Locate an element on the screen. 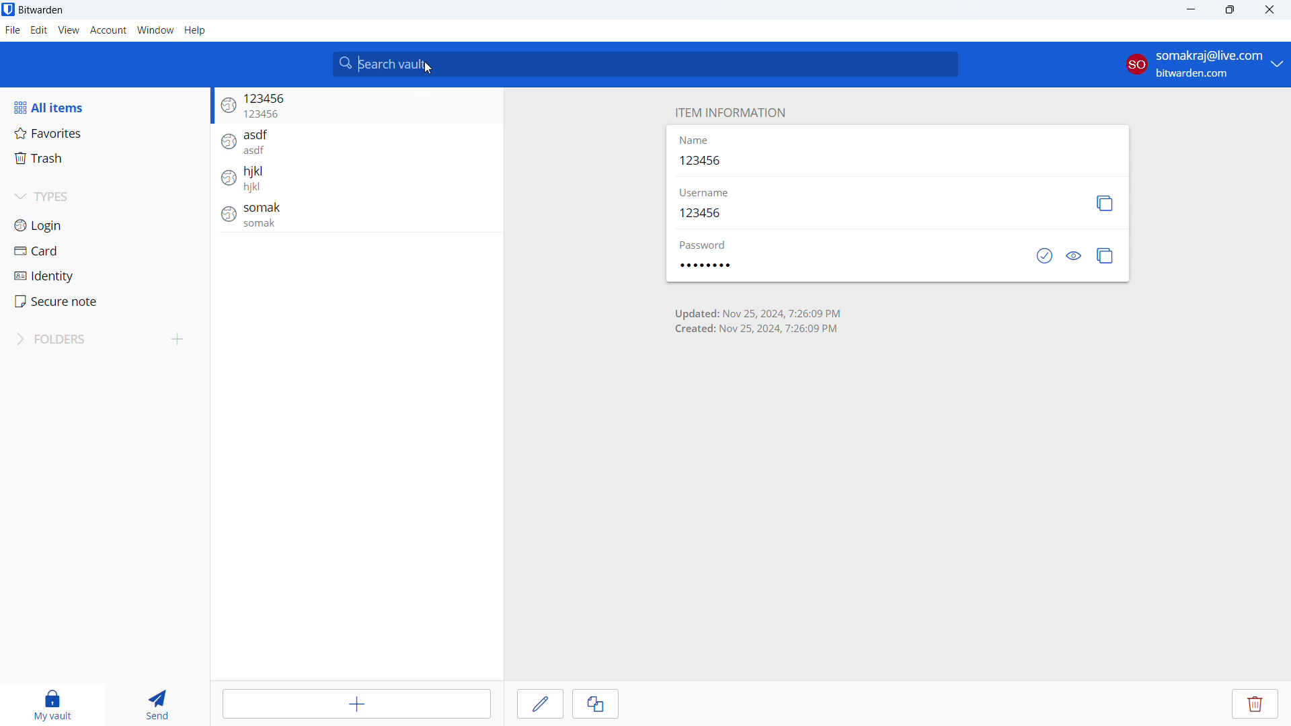 The height and width of the screenshot is (726, 1291). login entry: 123456 is located at coordinates (356, 107).